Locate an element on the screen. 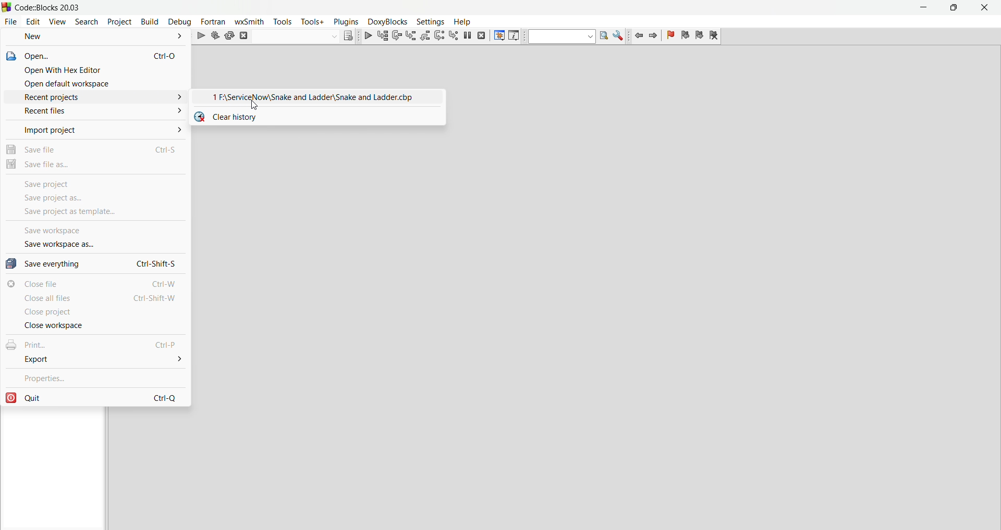 This screenshot has height=530, width=1001. clsoe project is located at coordinates (96, 313).